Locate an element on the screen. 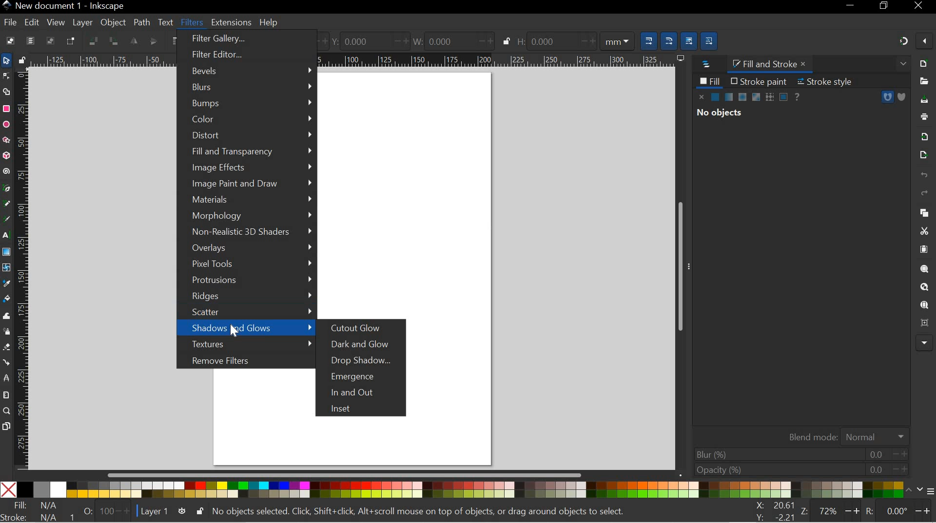 The width and height of the screenshot is (936, 523). Image and Text Effects is located at coordinates (924, 342).